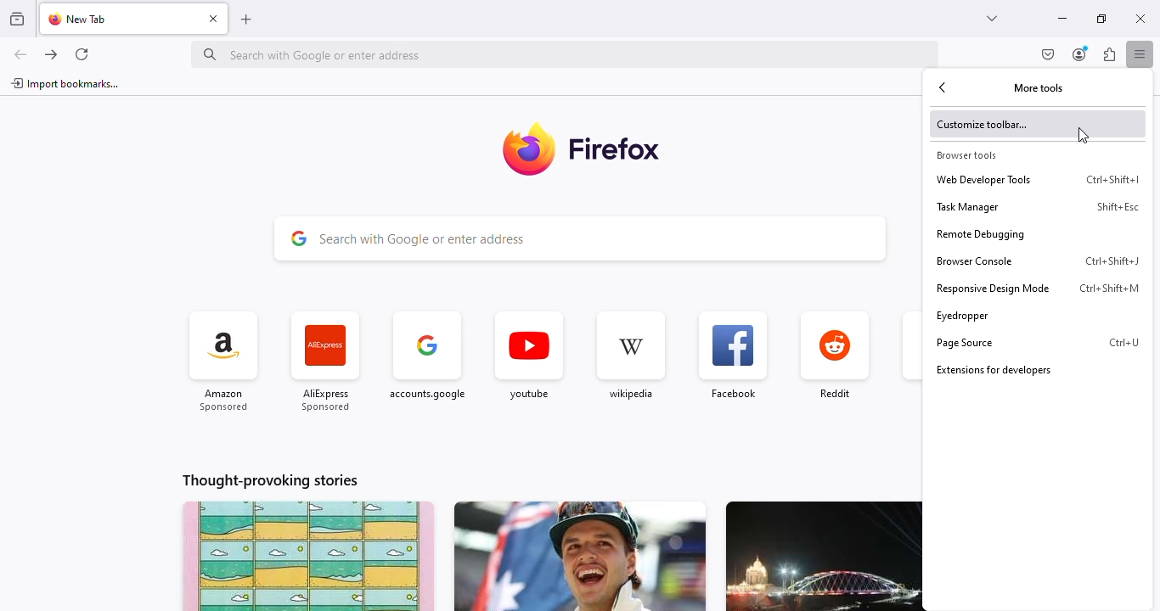 This screenshot has height=611, width=1160. I want to click on maximize, so click(1102, 19).